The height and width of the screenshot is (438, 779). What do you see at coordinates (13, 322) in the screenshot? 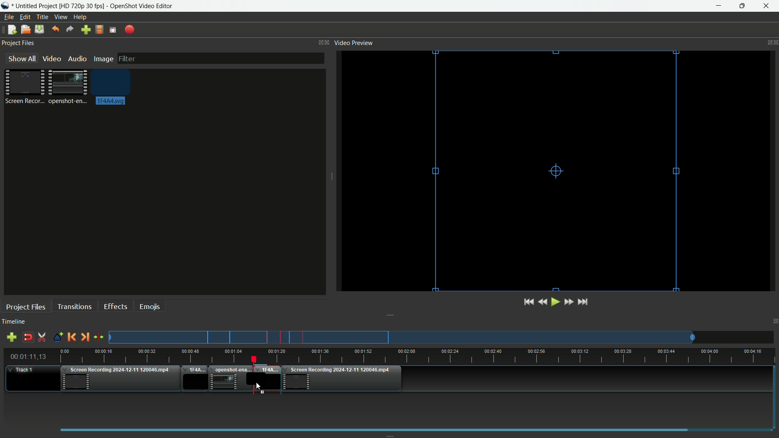
I see `Timeline` at bounding box center [13, 322].